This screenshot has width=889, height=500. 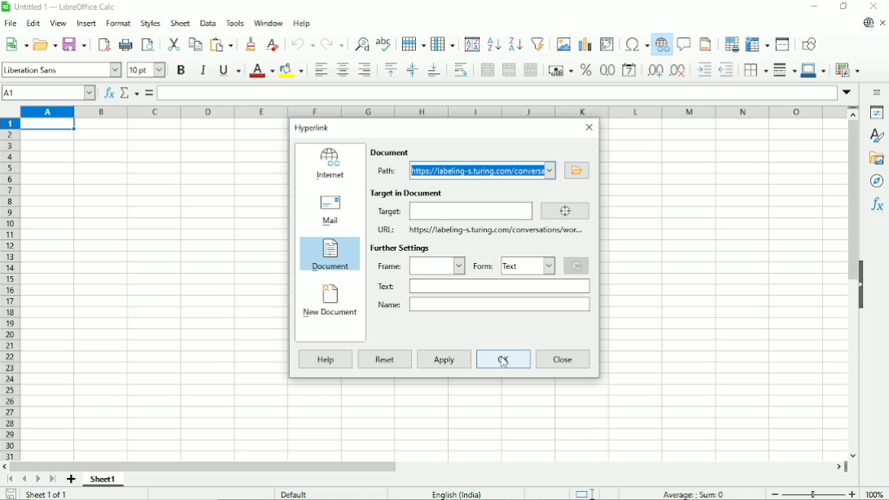 I want to click on Wrap text, so click(x=459, y=70).